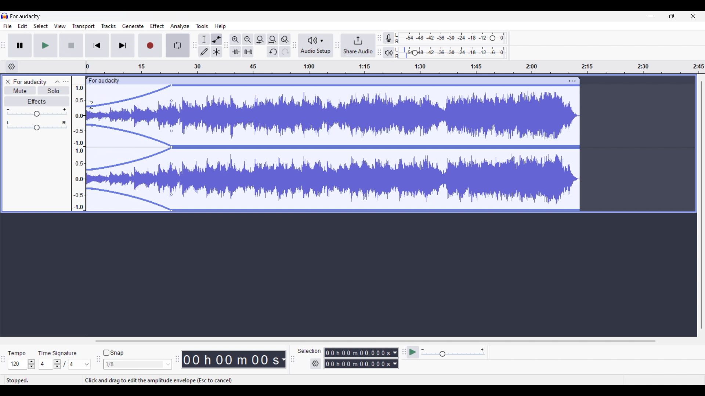 This screenshot has width=705, height=396. I want to click on Mute, so click(20, 91).